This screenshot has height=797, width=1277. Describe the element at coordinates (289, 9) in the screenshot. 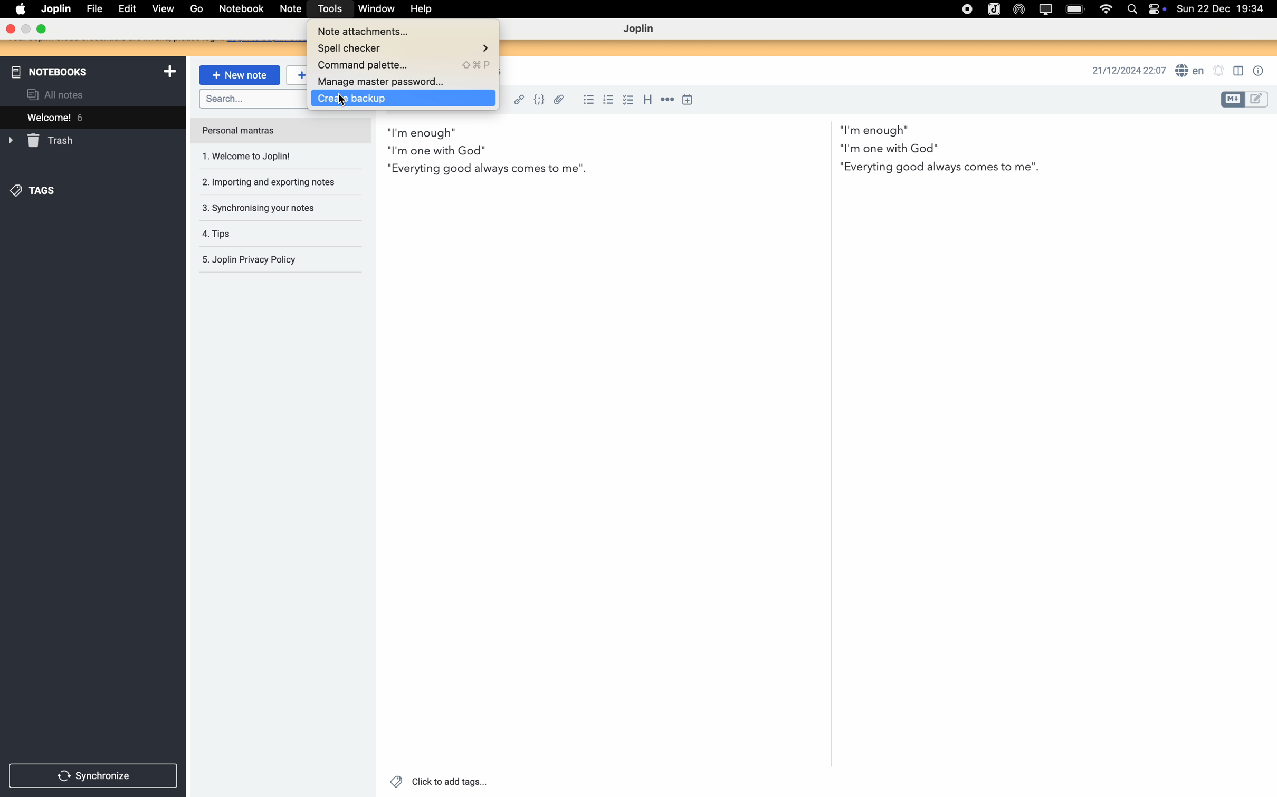

I see `note` at that location.